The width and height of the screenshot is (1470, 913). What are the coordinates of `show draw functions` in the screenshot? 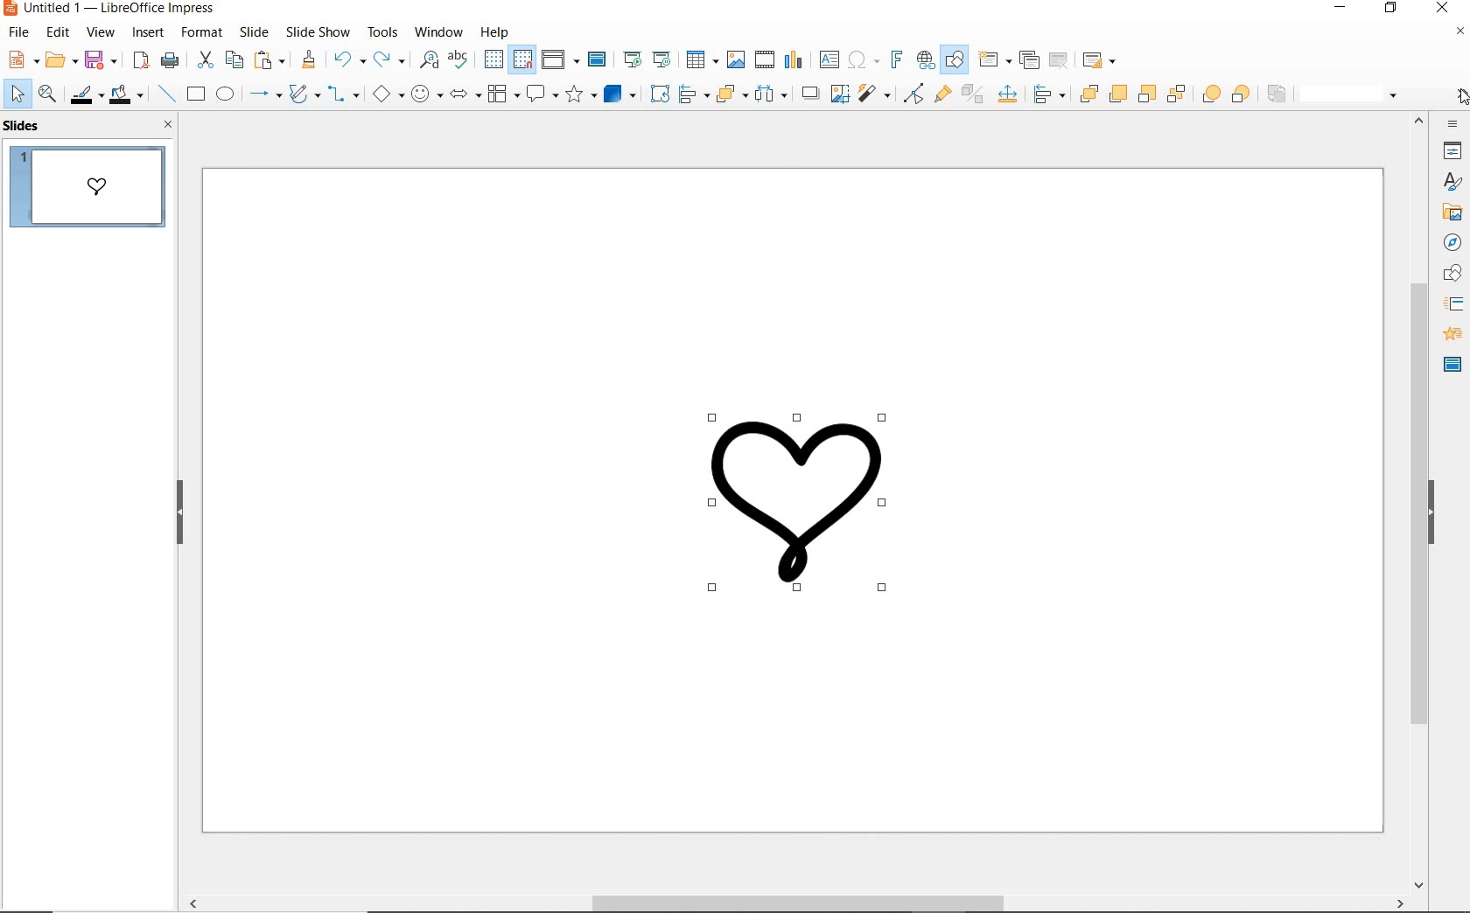 It's located at (954, 61).